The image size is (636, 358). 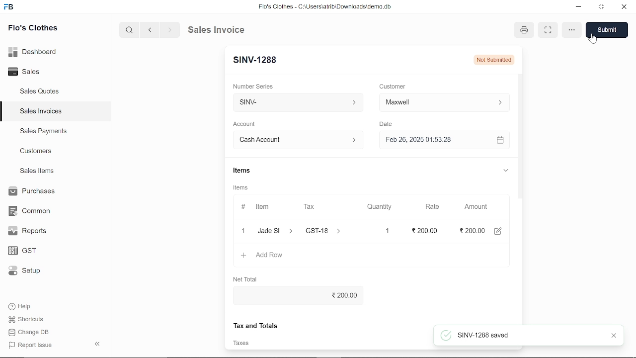 I want to click on , so click(x=242, y=188).